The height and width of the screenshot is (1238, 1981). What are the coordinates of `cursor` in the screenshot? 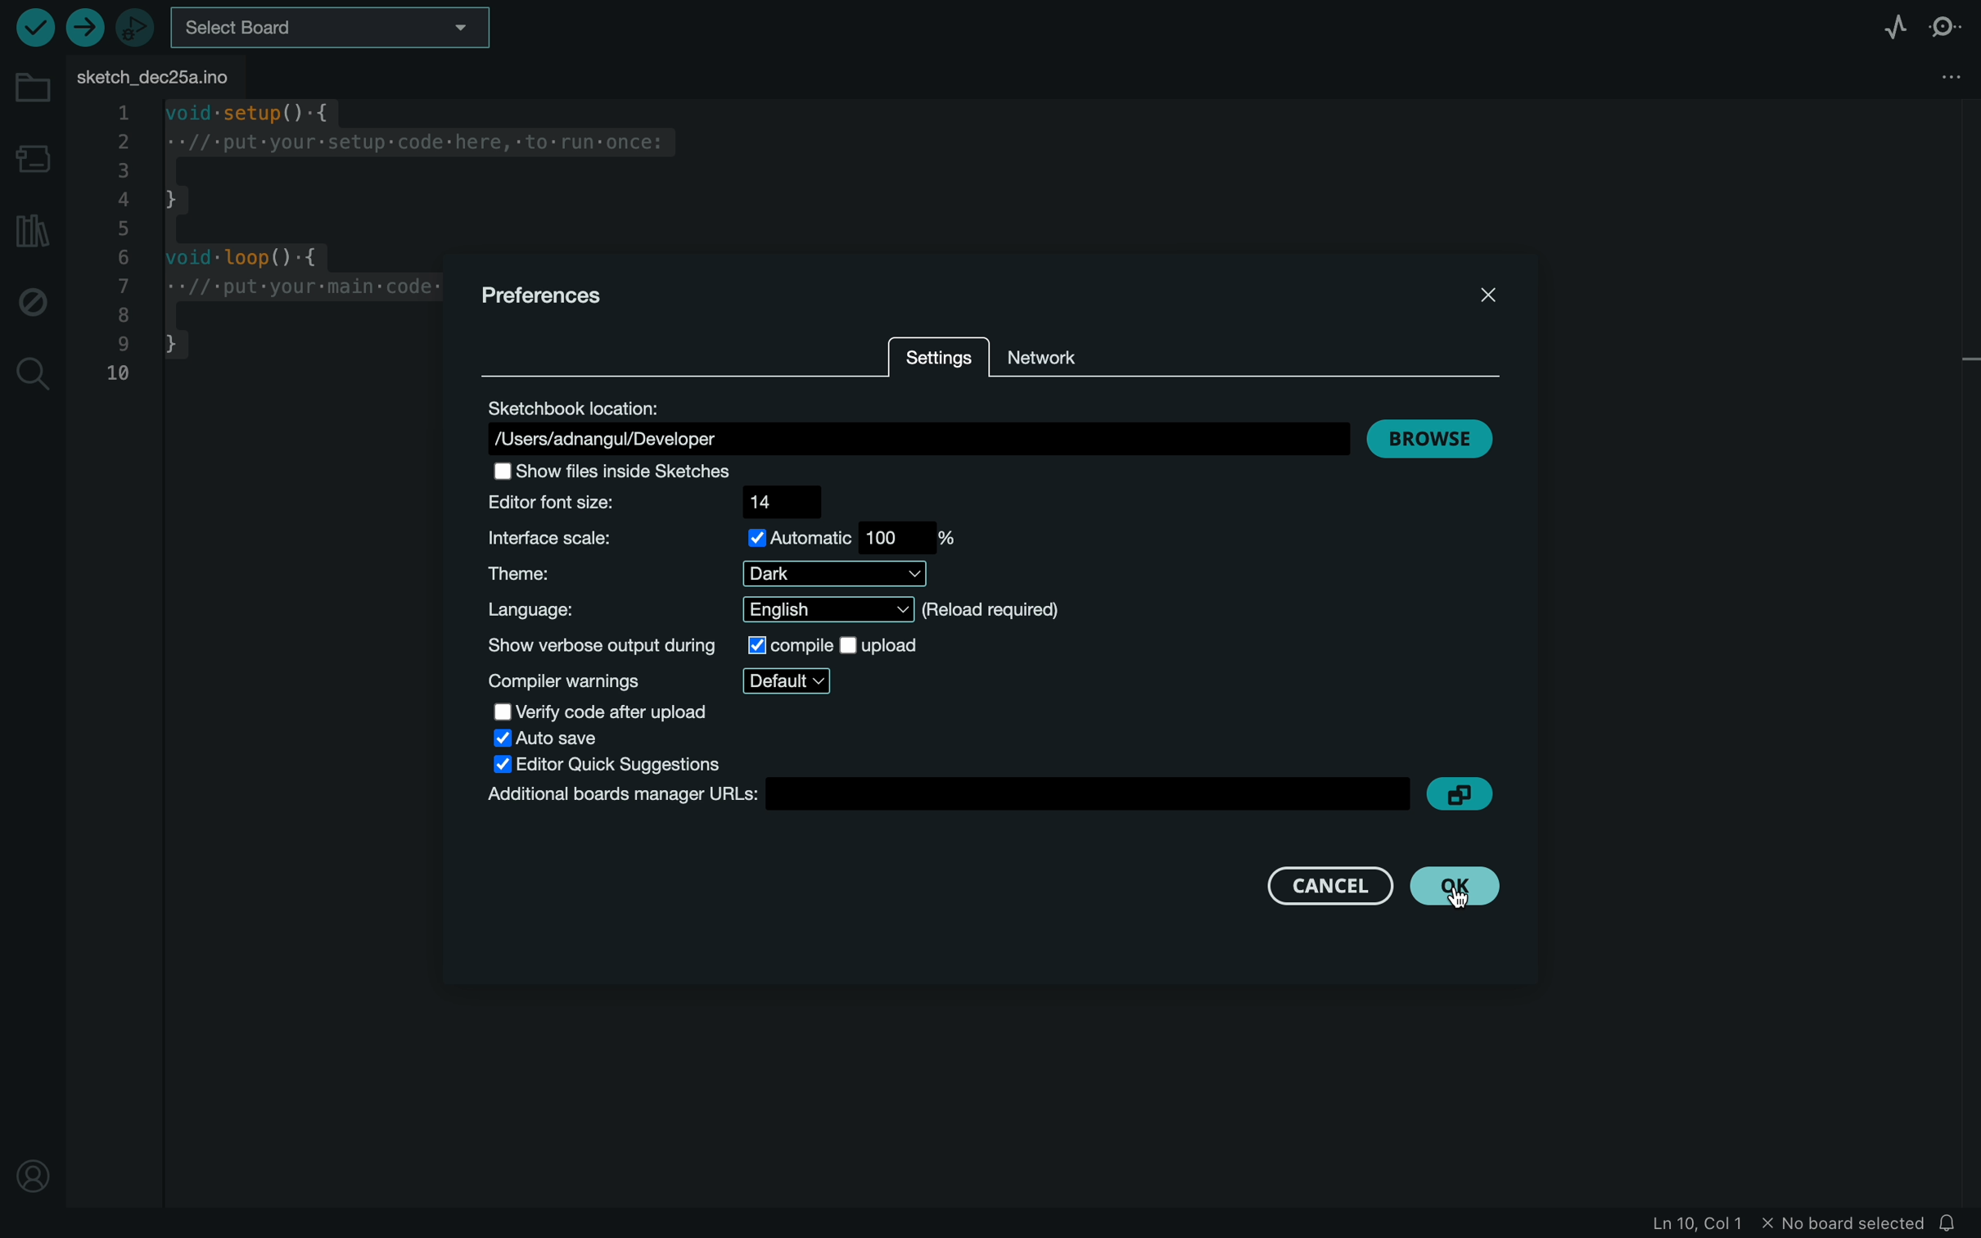 It's located at (1464, 897).